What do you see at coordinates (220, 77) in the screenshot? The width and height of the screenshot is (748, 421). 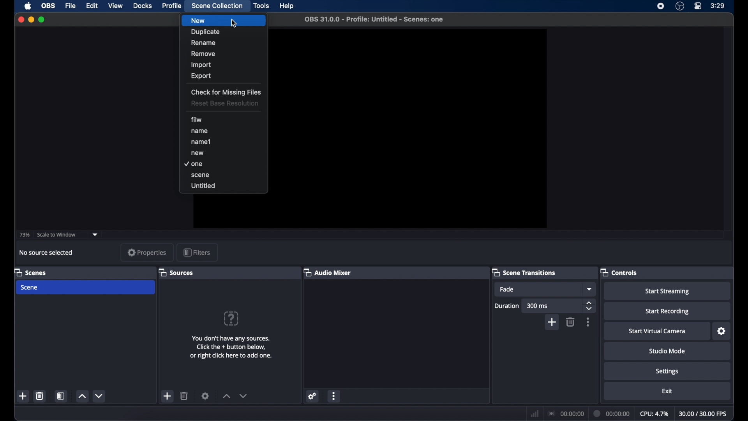 I see `Export` at bounding box center [220, 77].